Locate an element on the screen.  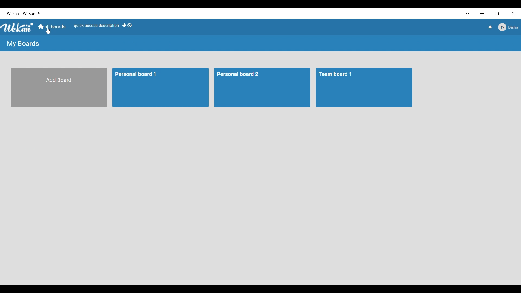
Add Board is located at coordinates (60, 87).